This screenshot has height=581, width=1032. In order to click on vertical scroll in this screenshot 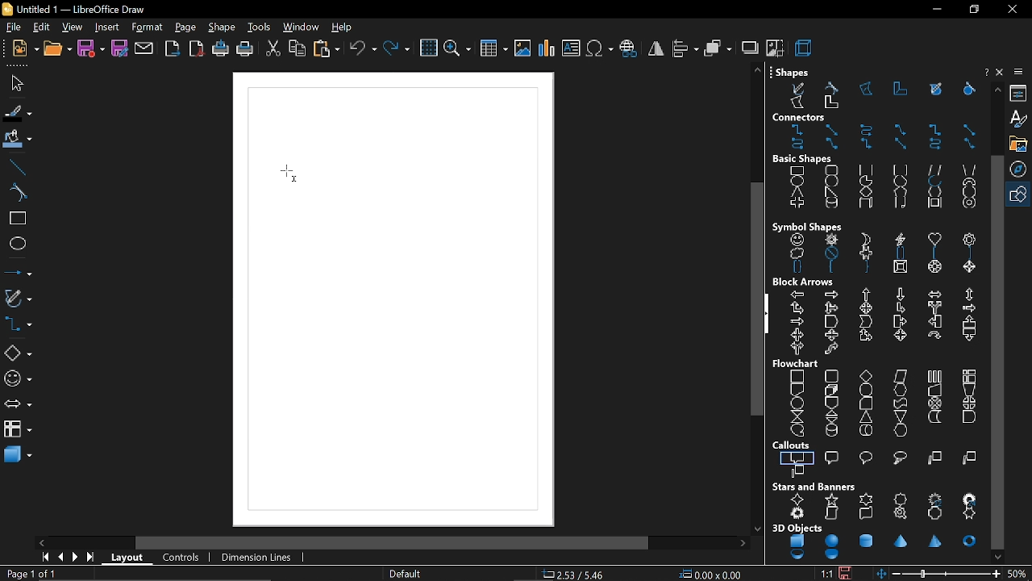, I will do `click(831, 514)`.